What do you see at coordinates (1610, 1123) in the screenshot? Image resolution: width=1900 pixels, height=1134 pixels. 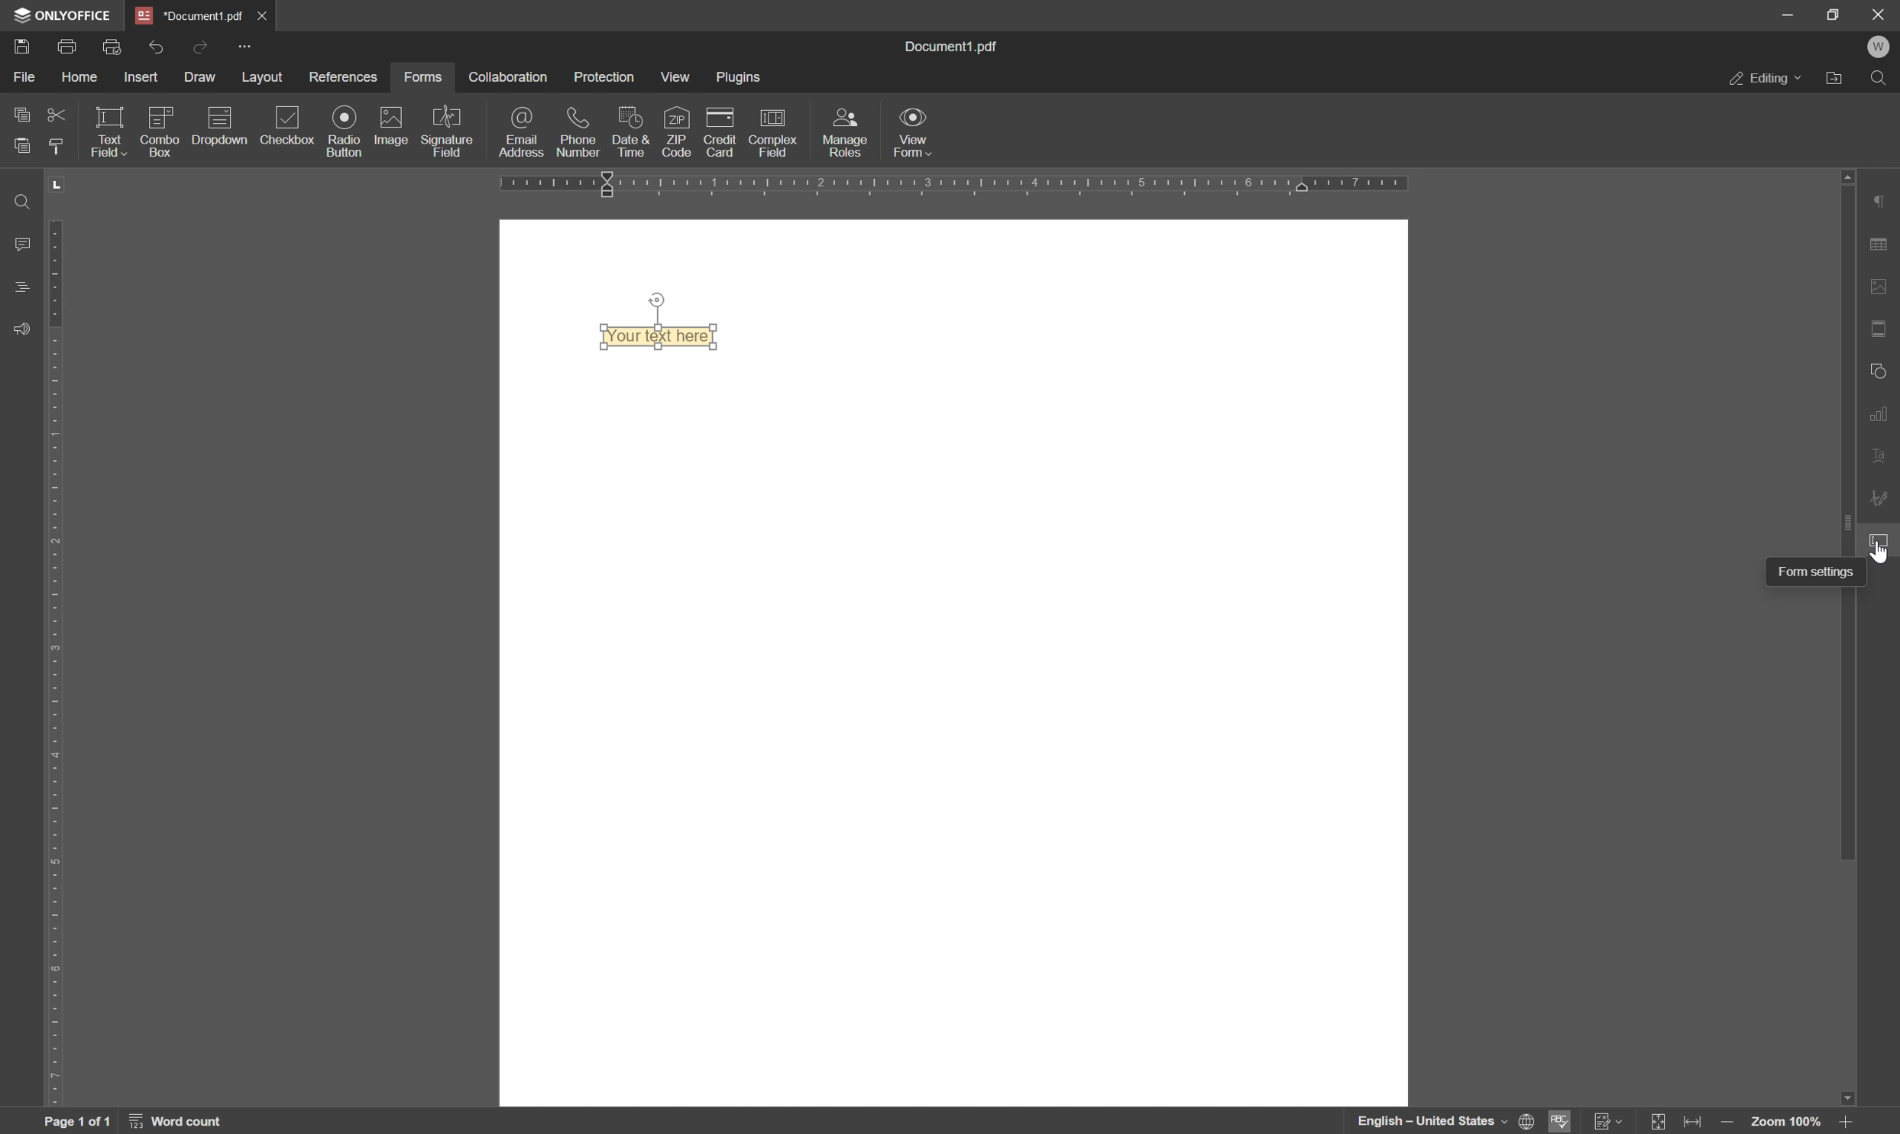 I see `Track changes` at bounding box center [1610, 1123].